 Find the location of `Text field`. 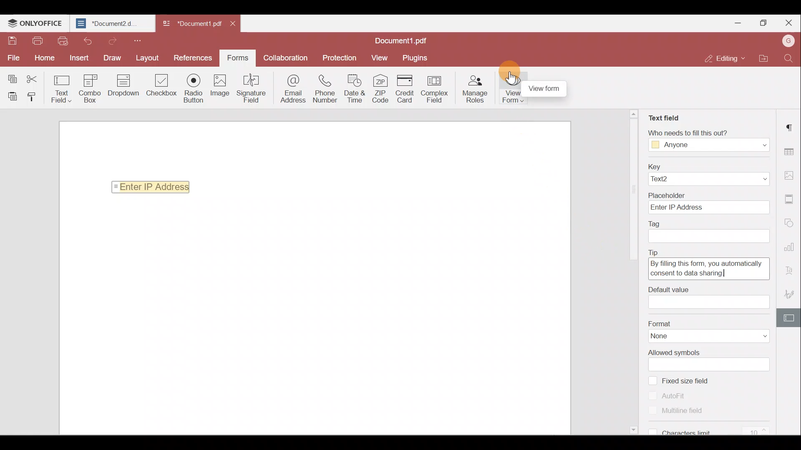

Text field is located at coordinates (663, 115).